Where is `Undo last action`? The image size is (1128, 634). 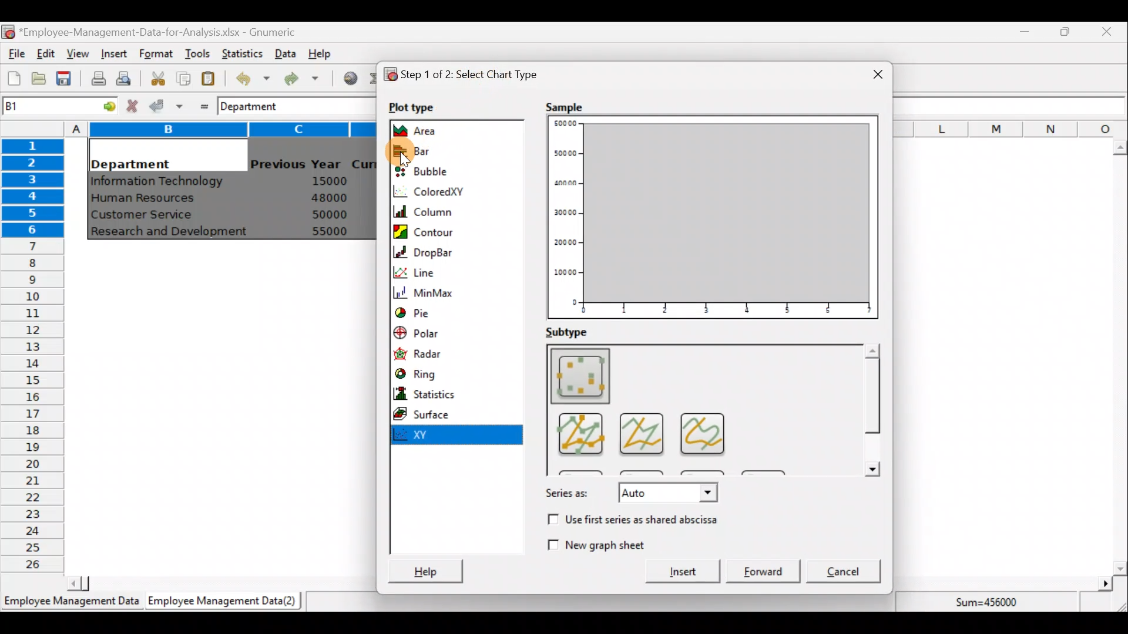 Undo last action is located at coordinates (246, 76).